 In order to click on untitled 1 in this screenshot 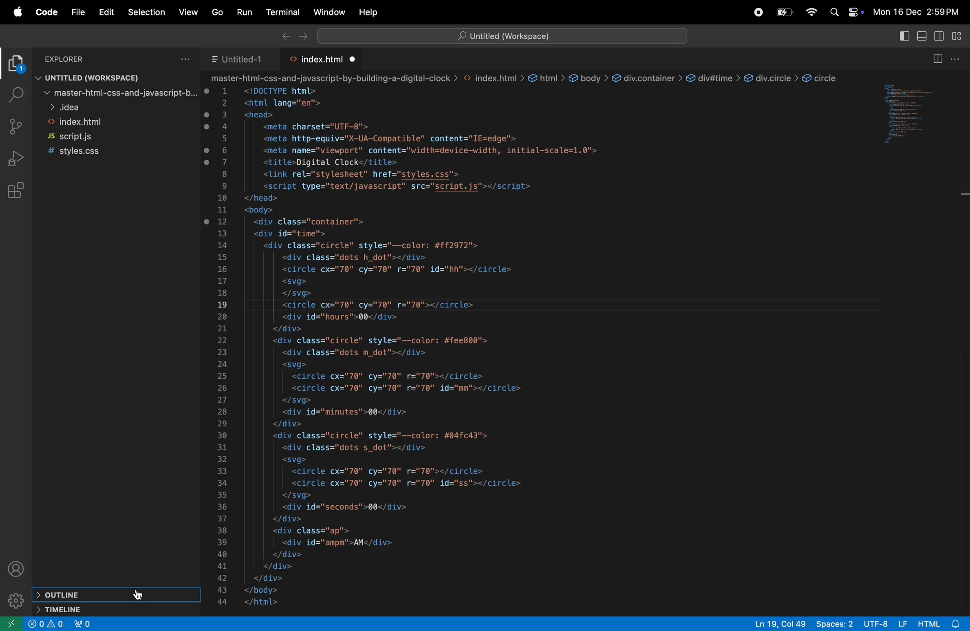, I will do `click(238, 58)`.